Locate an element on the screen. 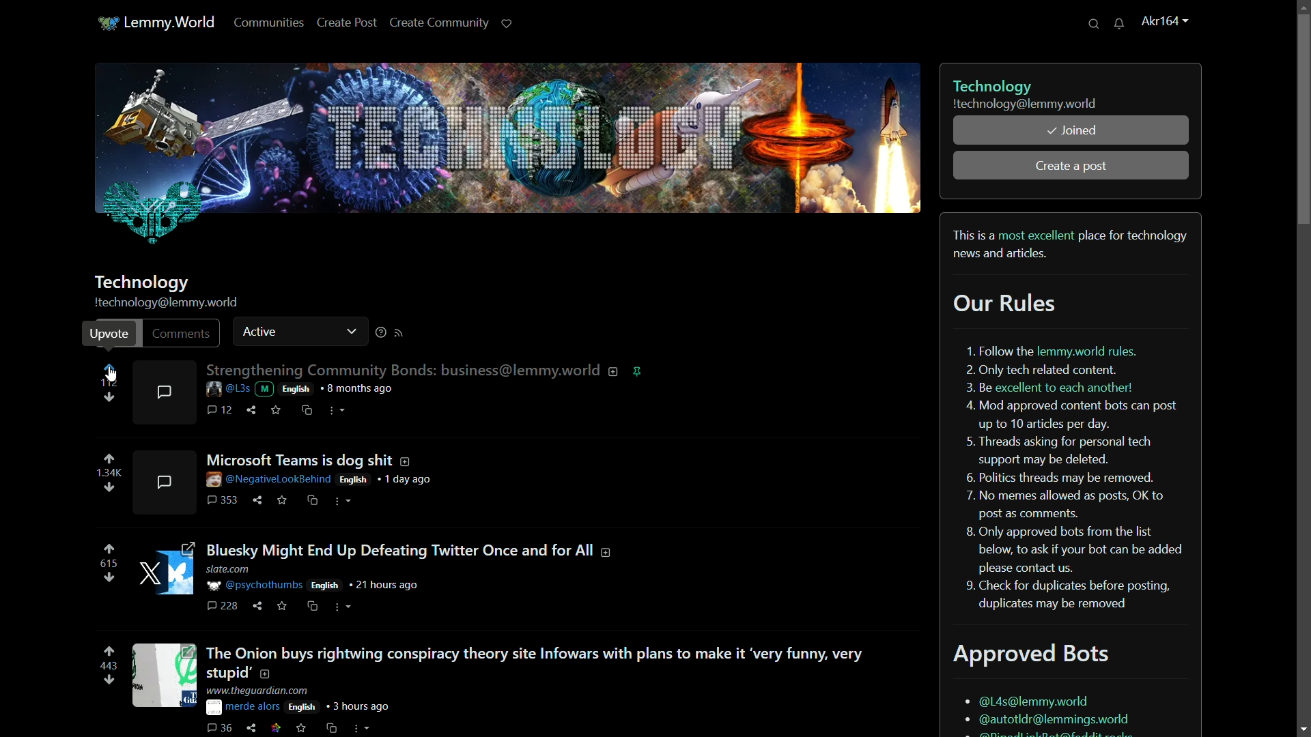 The image size is (1311, 737). hare is located at coordinates (258, 605).